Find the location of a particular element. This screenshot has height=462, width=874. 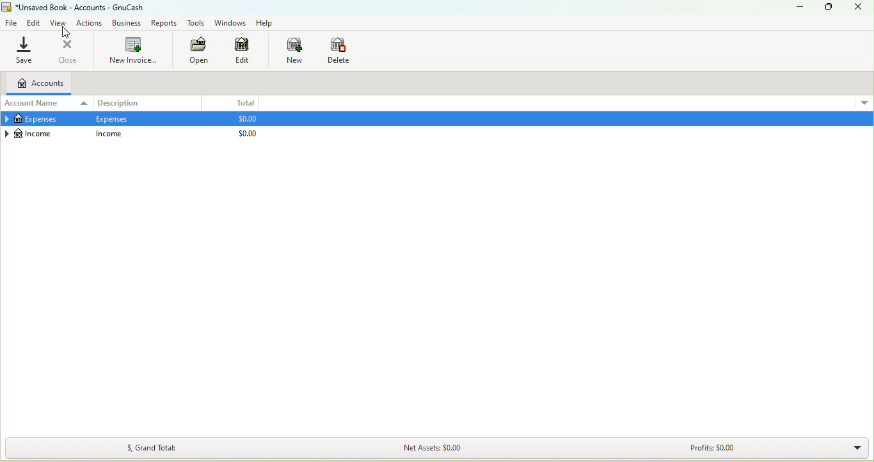

Delete is located at coordinates (339, 50).